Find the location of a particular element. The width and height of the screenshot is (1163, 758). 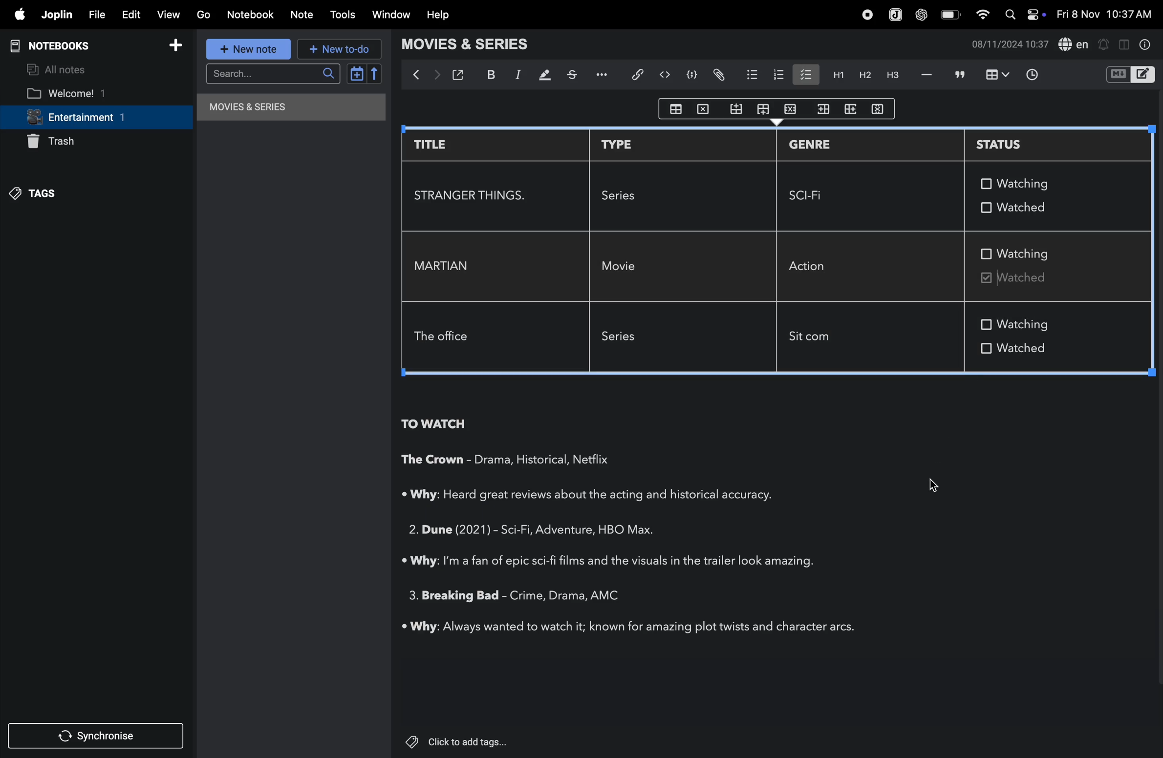

check box is located at coordinates (986, 325).